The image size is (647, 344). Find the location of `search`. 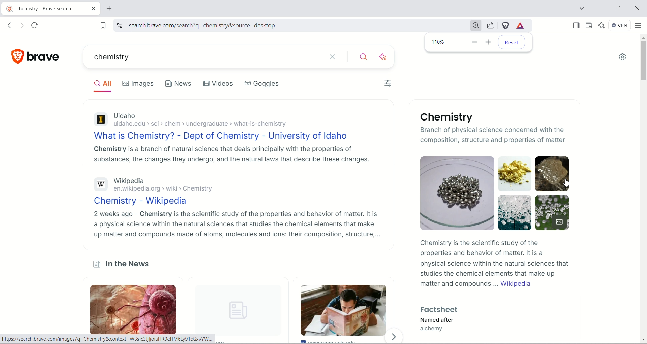

search is located at coordinates (364, 56).